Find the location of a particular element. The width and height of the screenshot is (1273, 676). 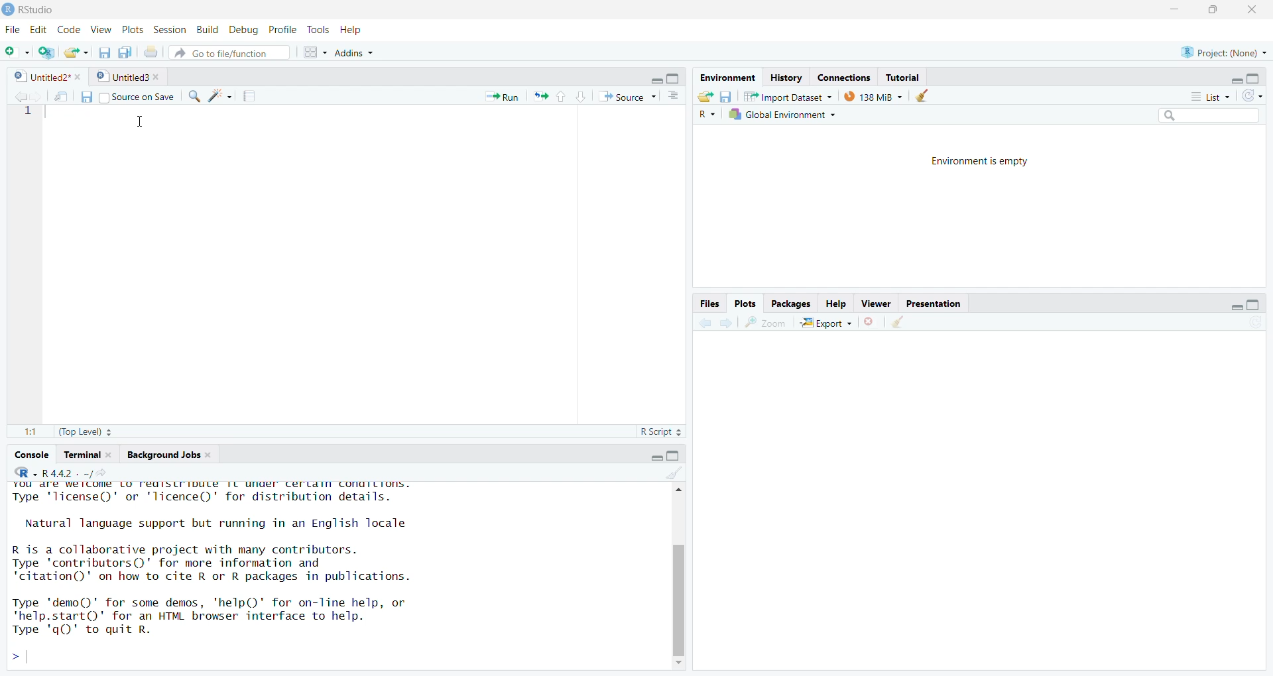

= List  is located at coordinates (1203, 95).